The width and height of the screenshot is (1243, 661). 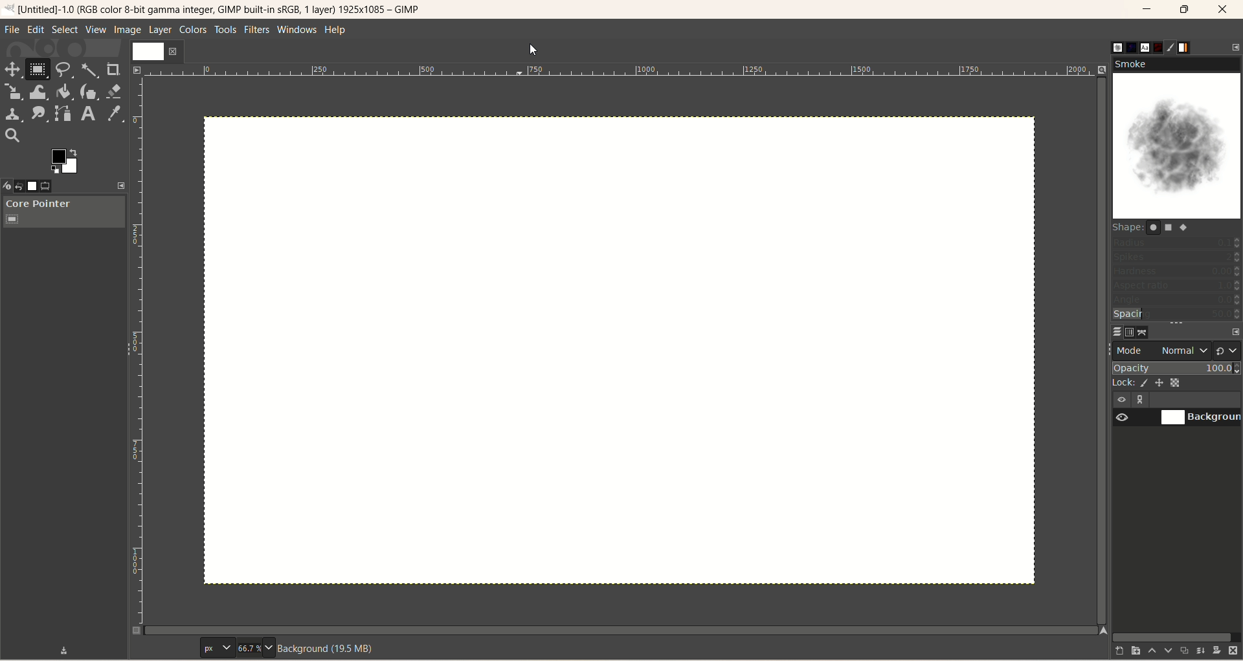 I want to click on filters, so click(x=256, y=30).